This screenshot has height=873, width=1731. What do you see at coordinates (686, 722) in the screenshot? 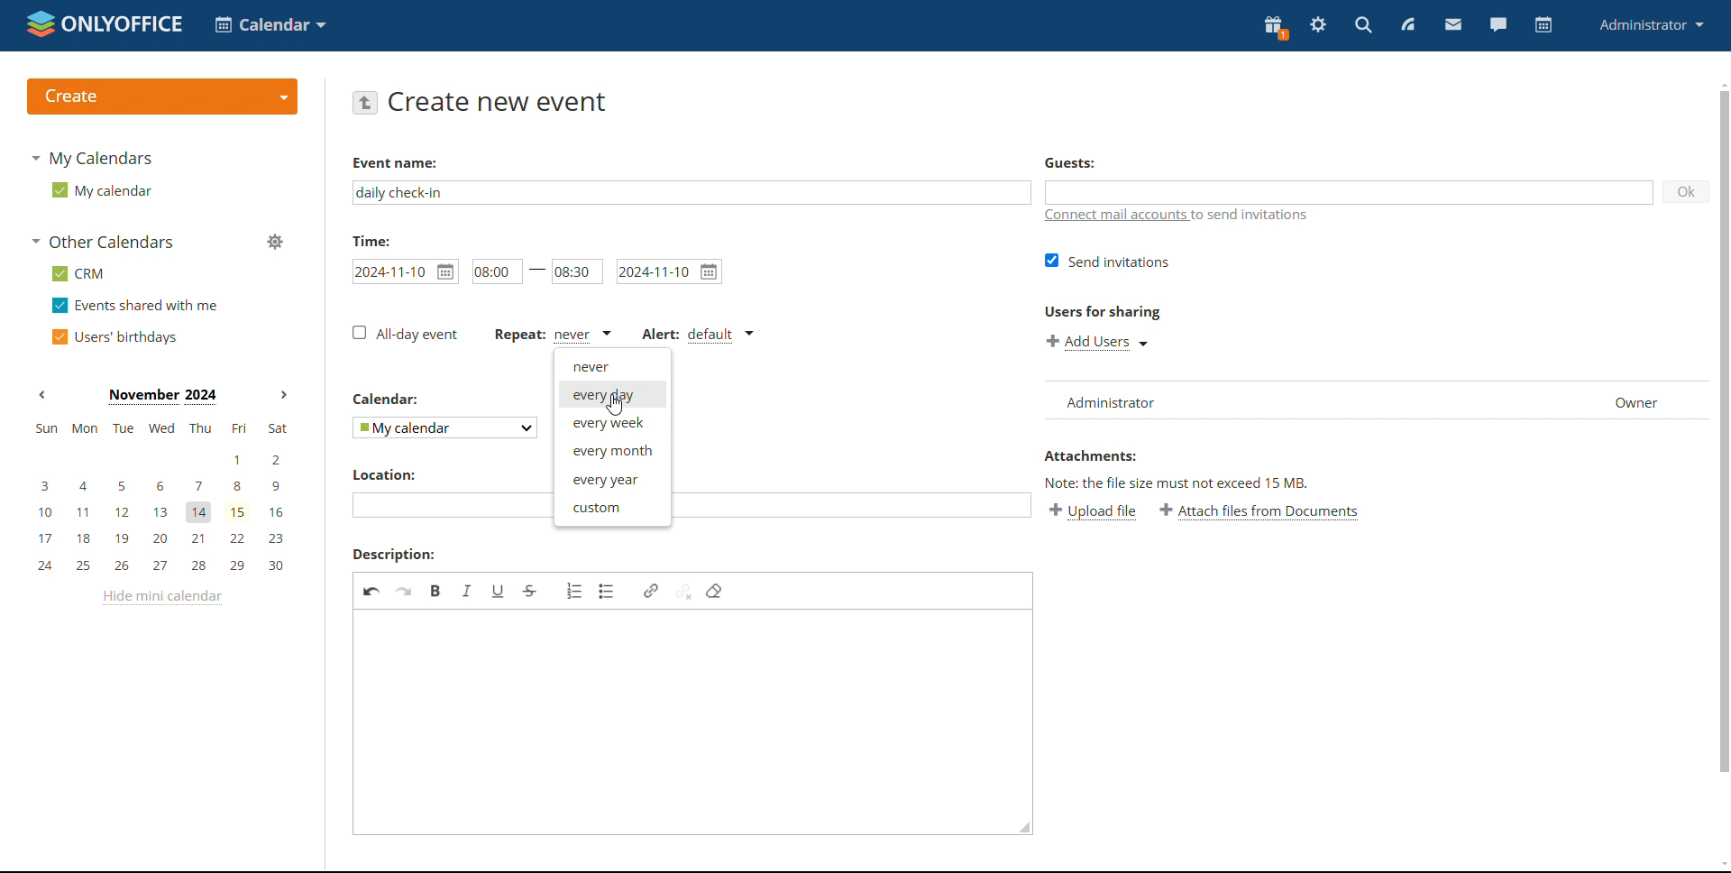
I see `add description` at bounding box center [686, 722].